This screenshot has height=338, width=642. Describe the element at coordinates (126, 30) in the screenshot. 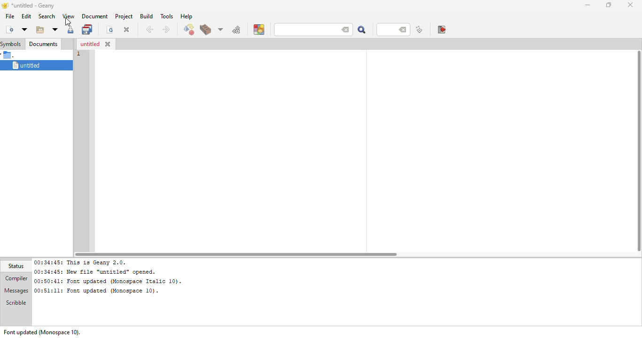

I see `close` at that location.